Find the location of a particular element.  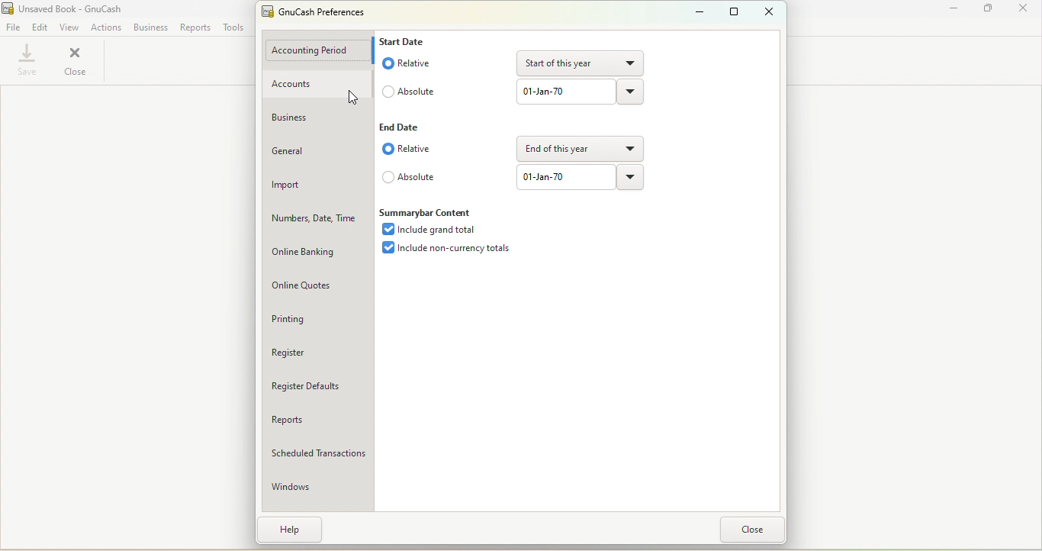

Help is located at coordinates (291, 529).